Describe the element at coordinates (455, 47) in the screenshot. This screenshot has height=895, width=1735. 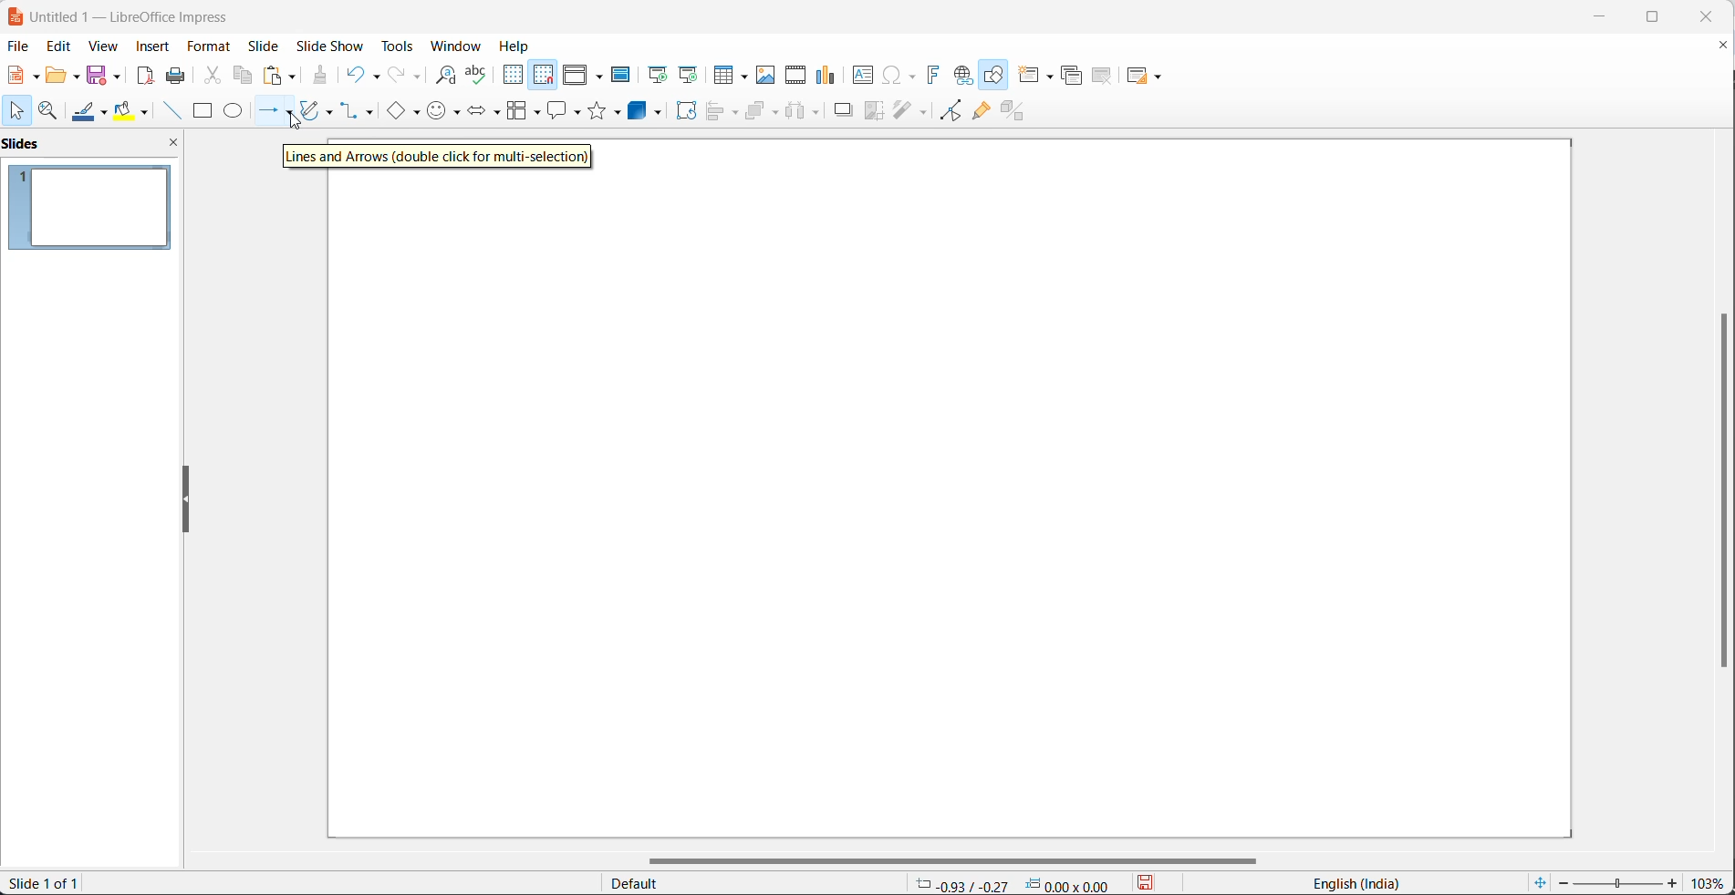
I see `window` at that location.